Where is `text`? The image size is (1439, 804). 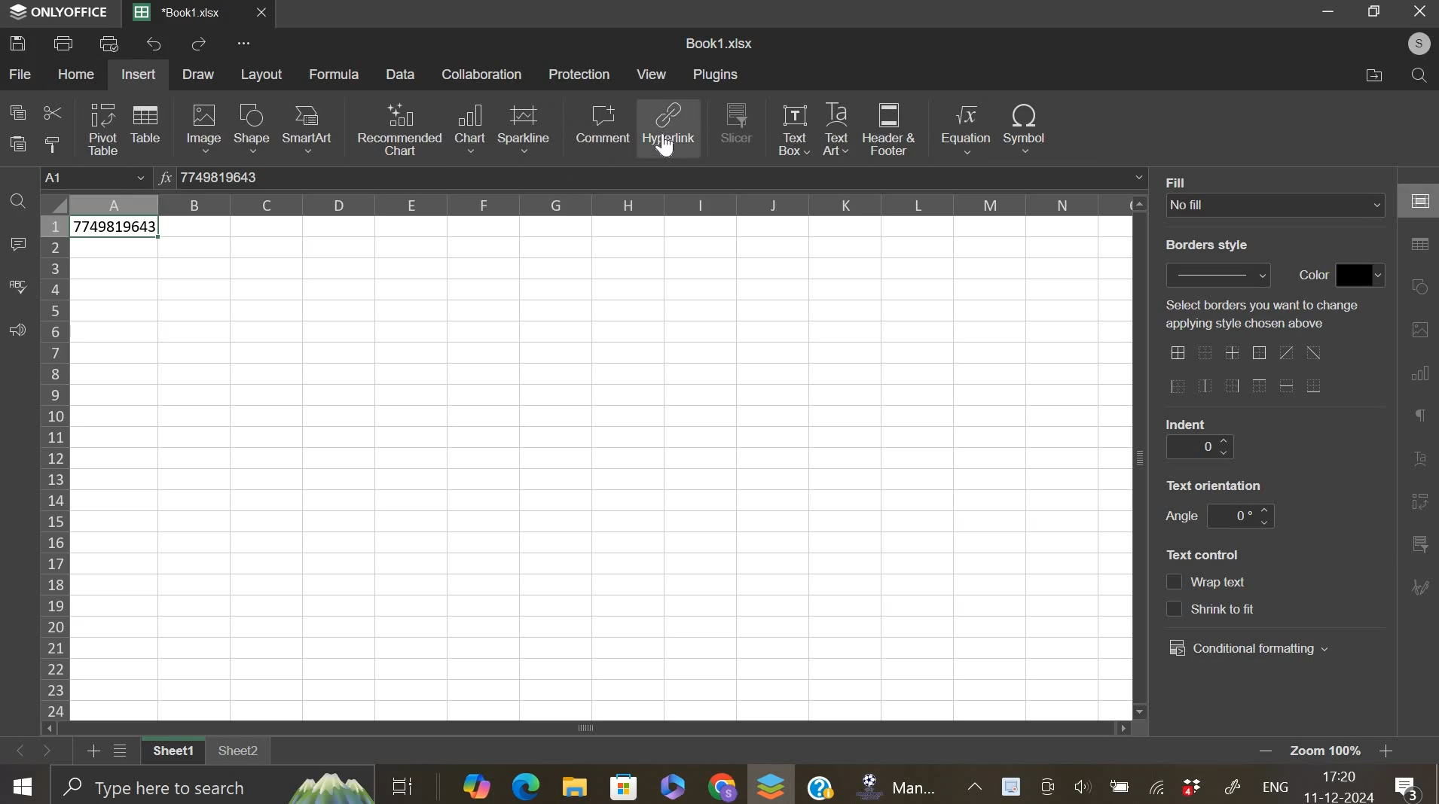 text is located at coordinates (1206, 245).